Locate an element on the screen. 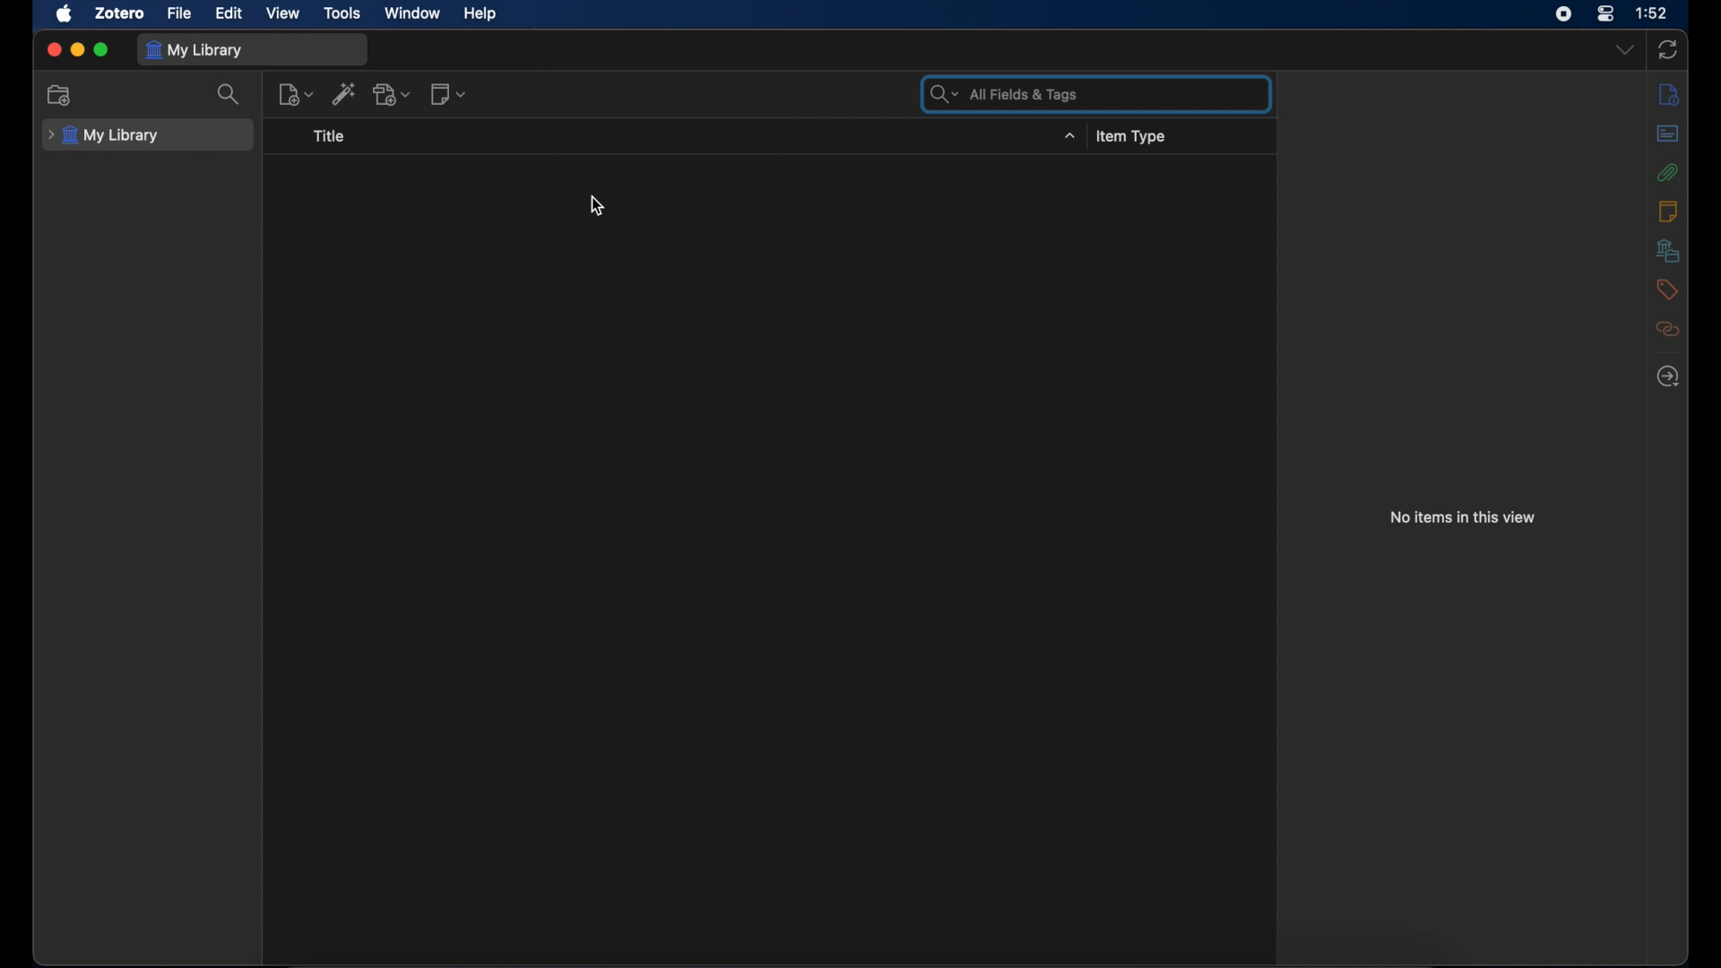 This screenshot has width=1721, height=968. time is located at coordinates (1652, 13).